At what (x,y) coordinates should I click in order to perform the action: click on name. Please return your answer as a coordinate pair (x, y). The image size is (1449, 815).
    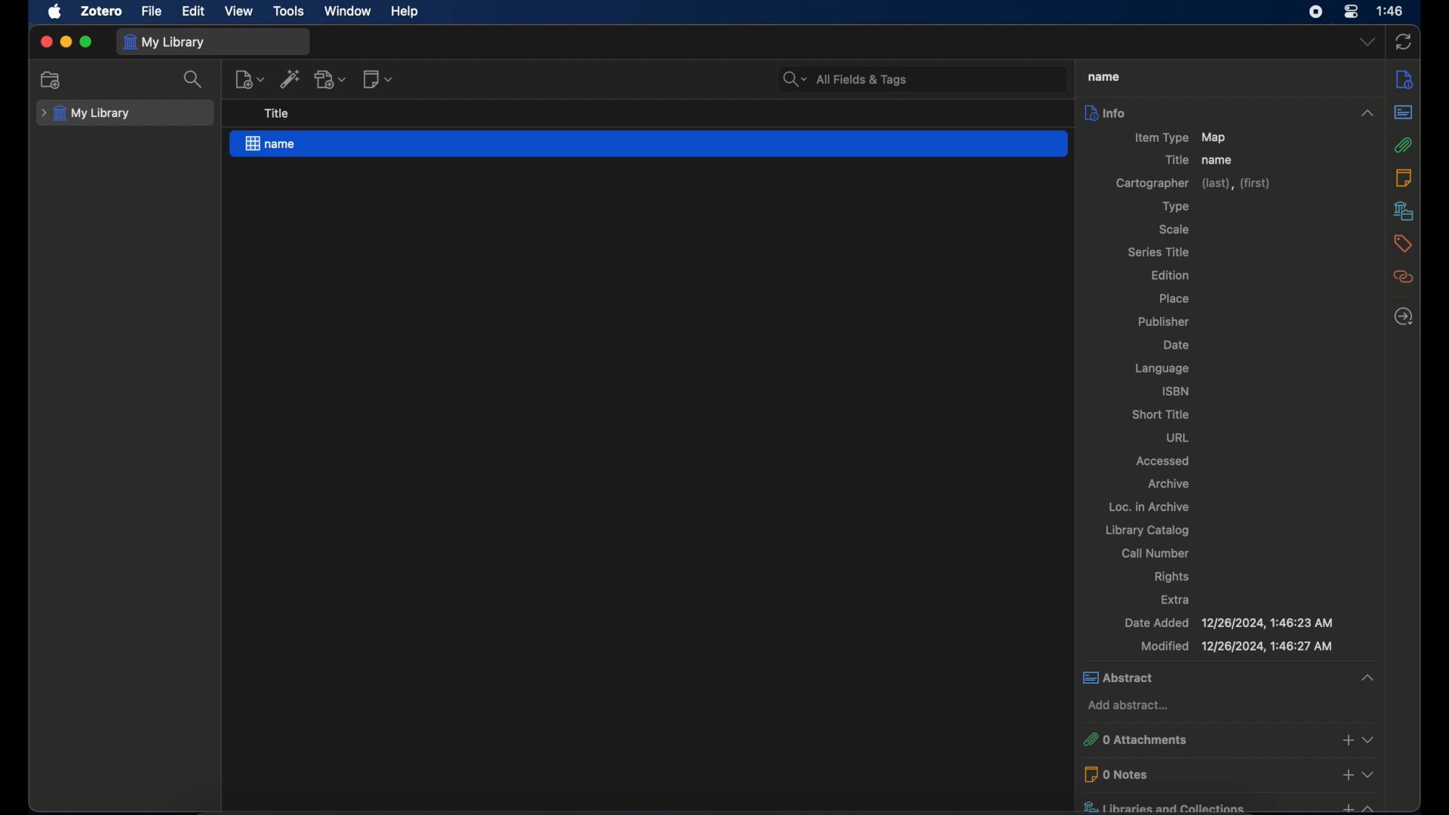
    Looking at the image, I should click on (1219, 161).